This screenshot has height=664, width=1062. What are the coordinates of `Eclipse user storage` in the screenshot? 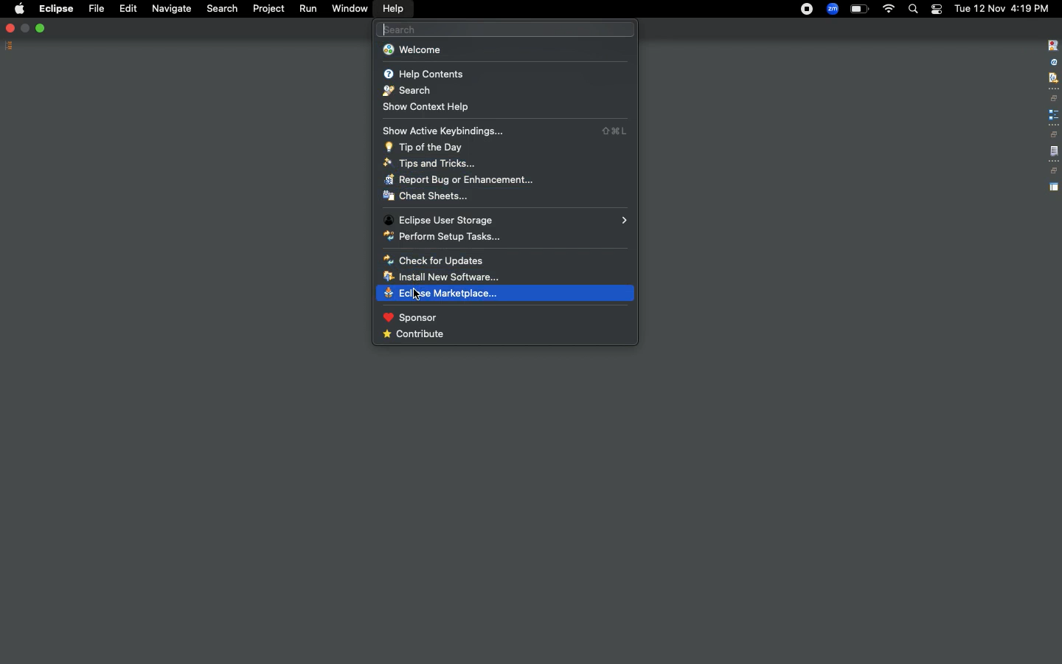 It's located at (506, 221).